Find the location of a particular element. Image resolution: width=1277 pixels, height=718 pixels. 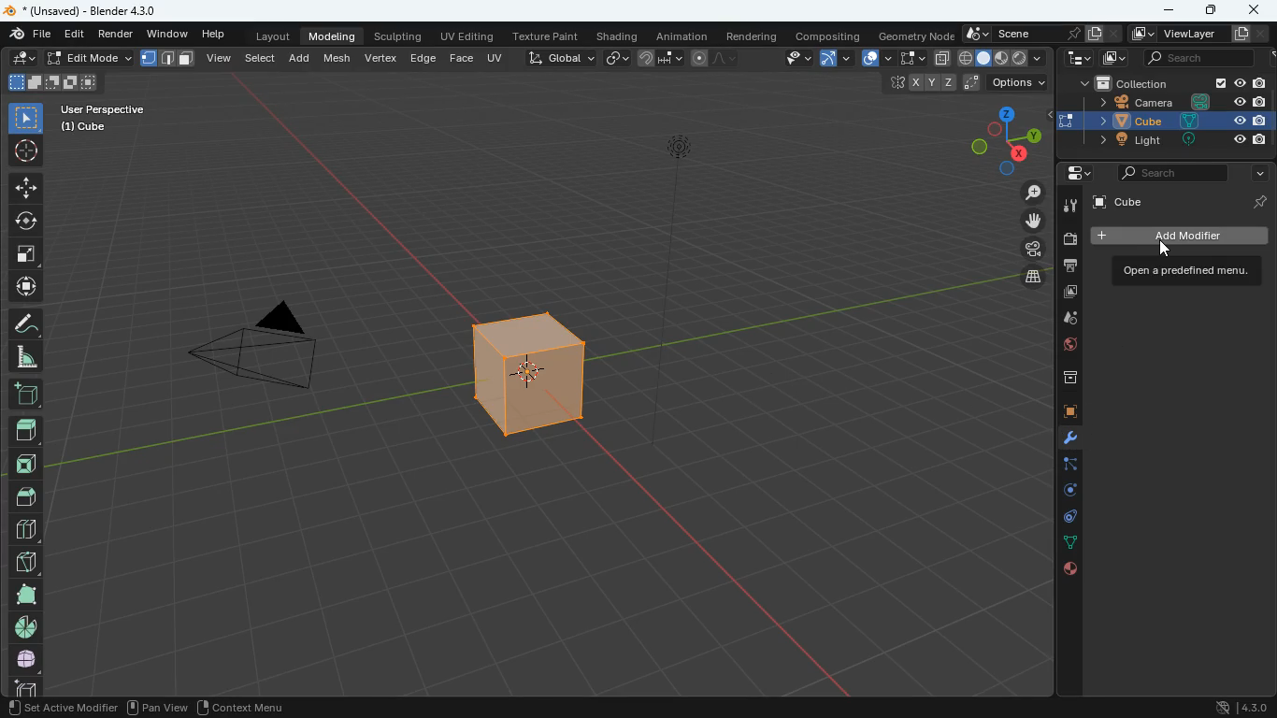

add modifier is located at coordinates (1176, 236).